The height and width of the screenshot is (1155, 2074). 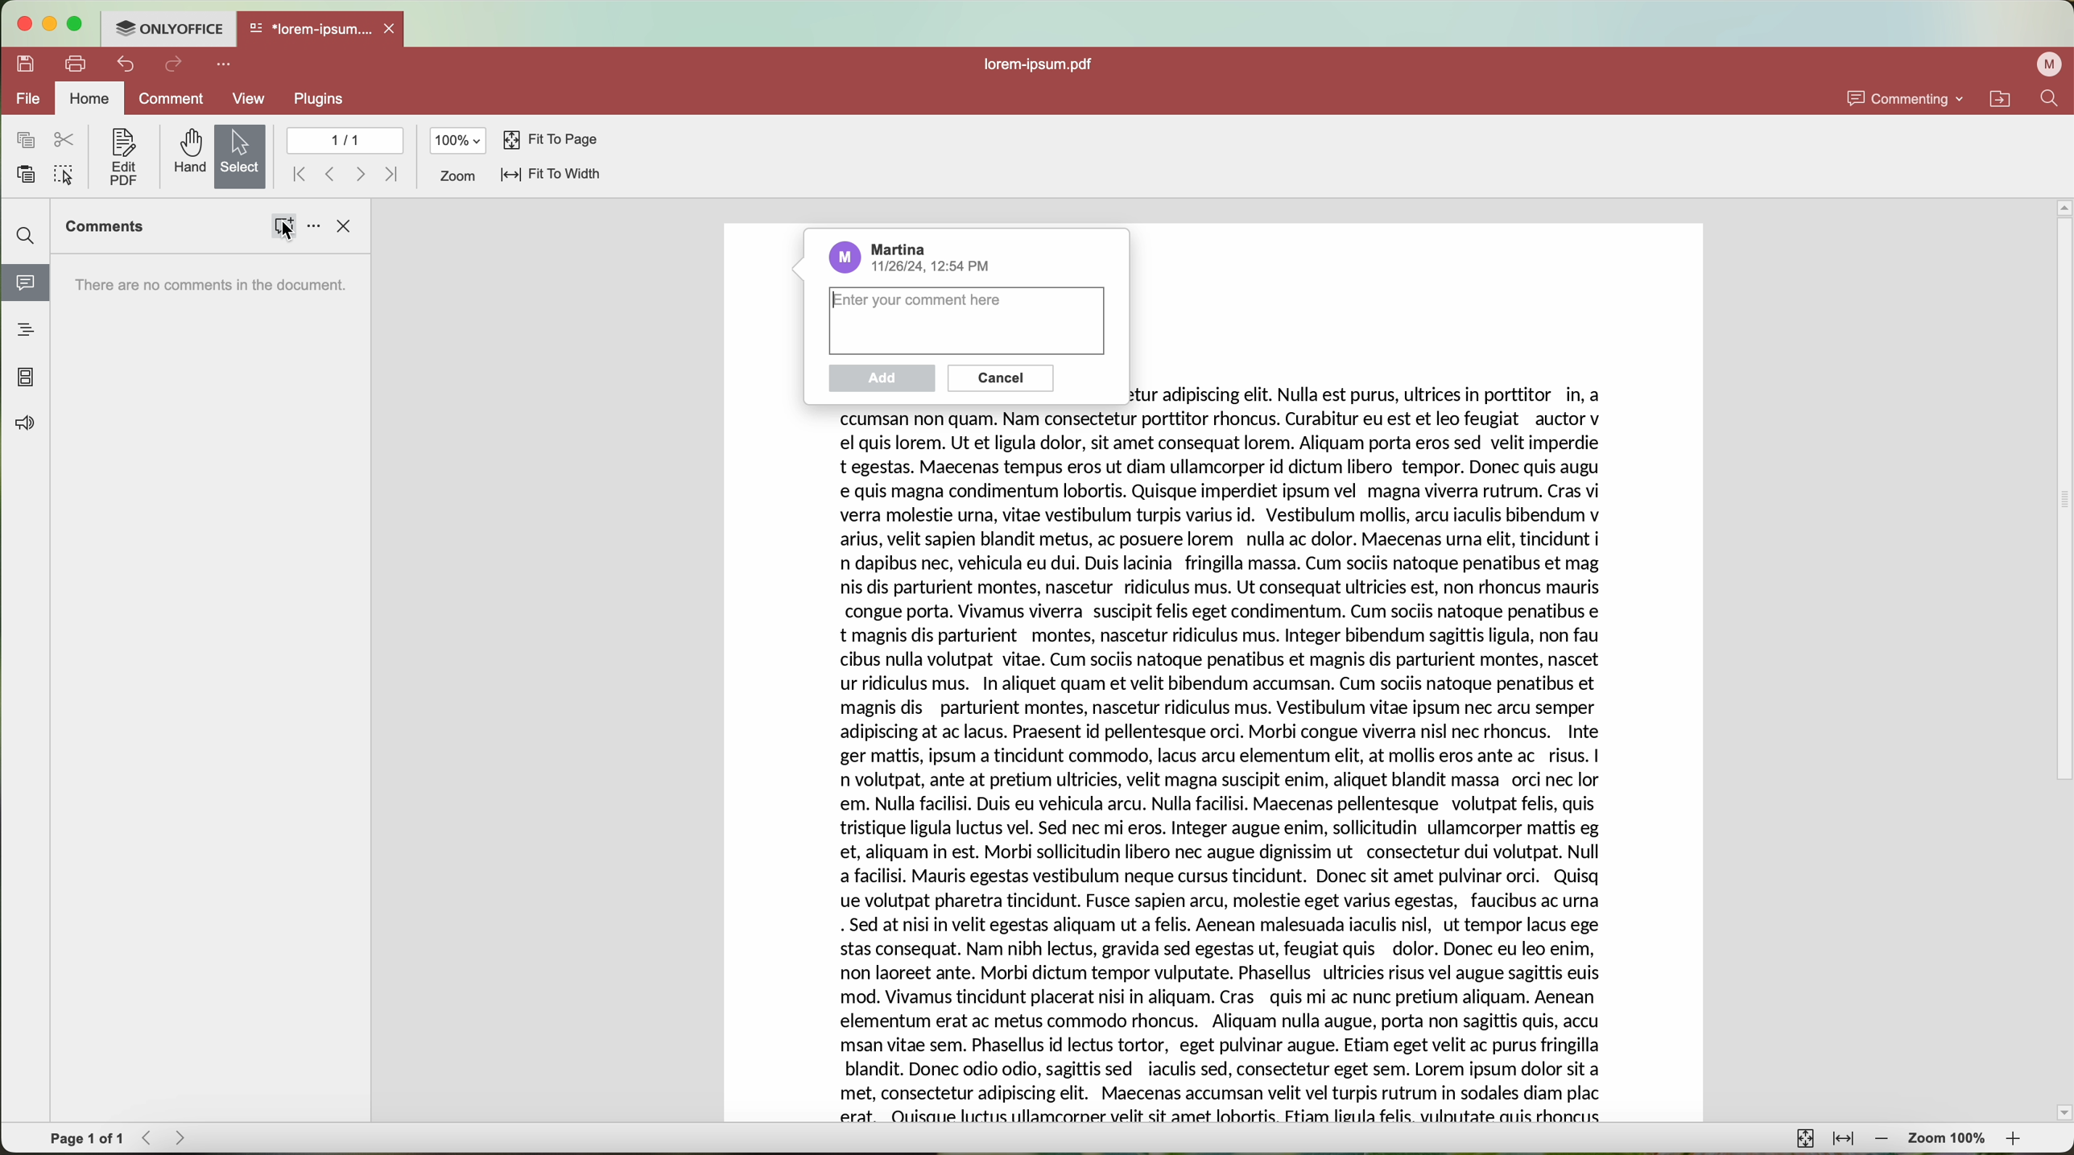 What do you see at coordinates (225, 65) in the screenshot?
I see `more options` at bounding box center [225, 65].